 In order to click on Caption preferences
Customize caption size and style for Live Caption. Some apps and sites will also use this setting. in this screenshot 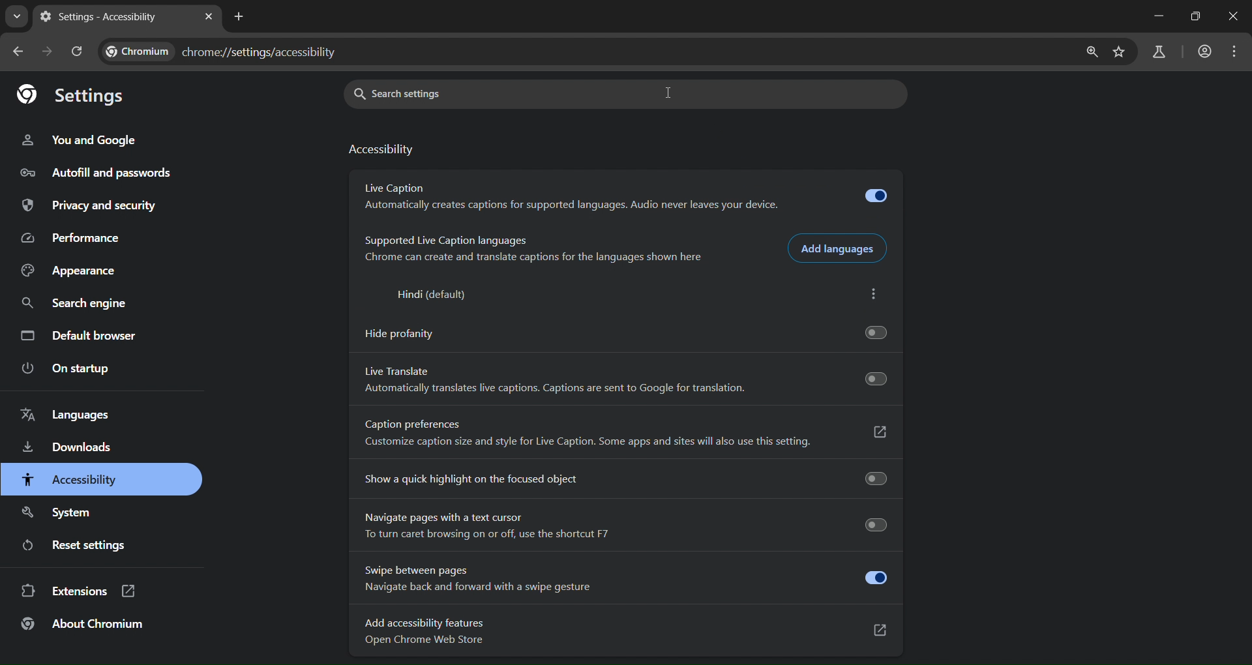, I will do `click(624, 436)`.